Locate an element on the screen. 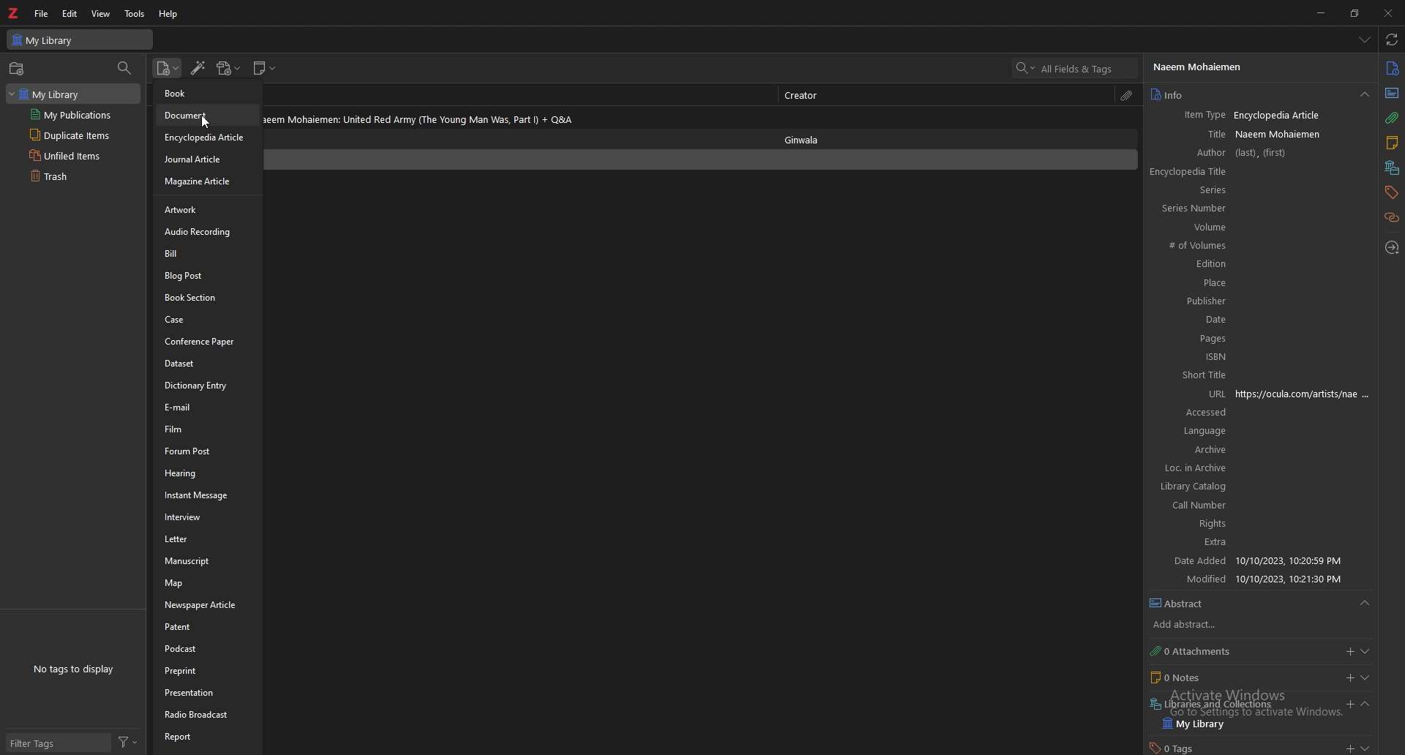 This screenshot has width=1405, height=755. modified input is located at coordinates (1304, 579).